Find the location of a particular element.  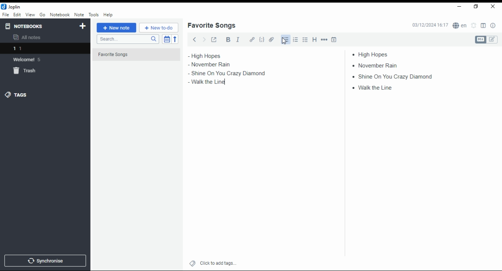

edit is located at coordinates (17, 14).